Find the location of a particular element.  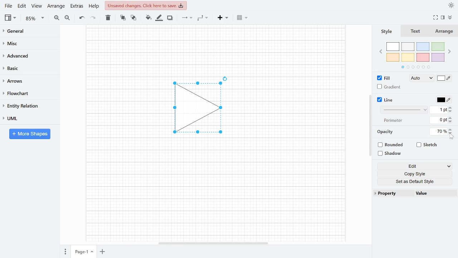

MIsc is located at coordinates (27, 43).